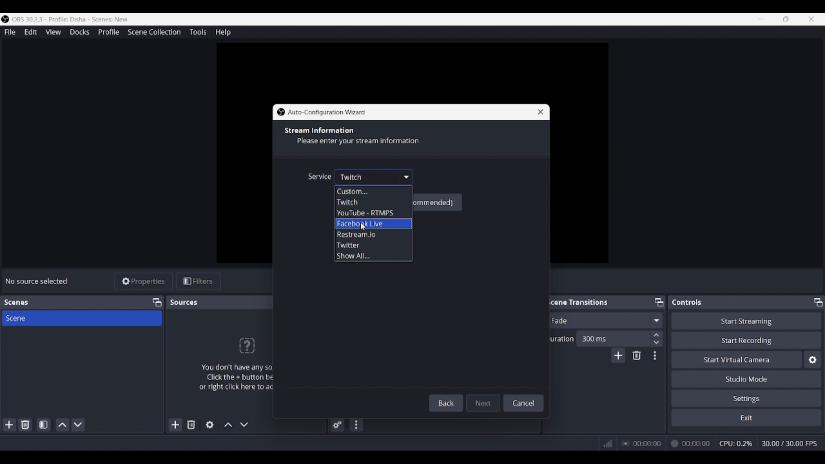 This screenshot has height=464, width=825. What do you see at coordinates (157, 302) in the screenshot?
I see `Float scenes` at bounding box center [157, 302].